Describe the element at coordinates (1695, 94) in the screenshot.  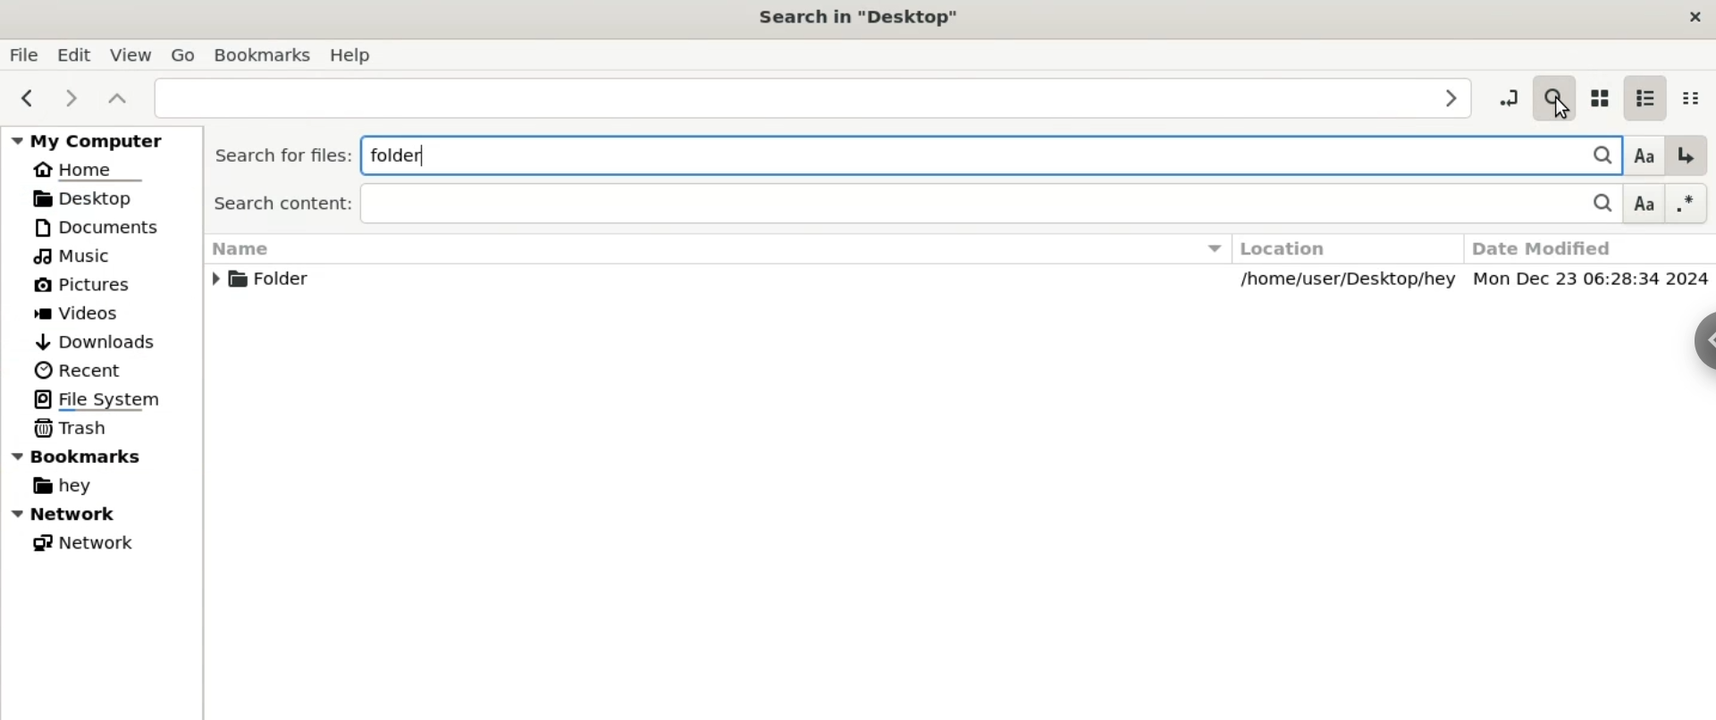
I see `compact view` at that location.